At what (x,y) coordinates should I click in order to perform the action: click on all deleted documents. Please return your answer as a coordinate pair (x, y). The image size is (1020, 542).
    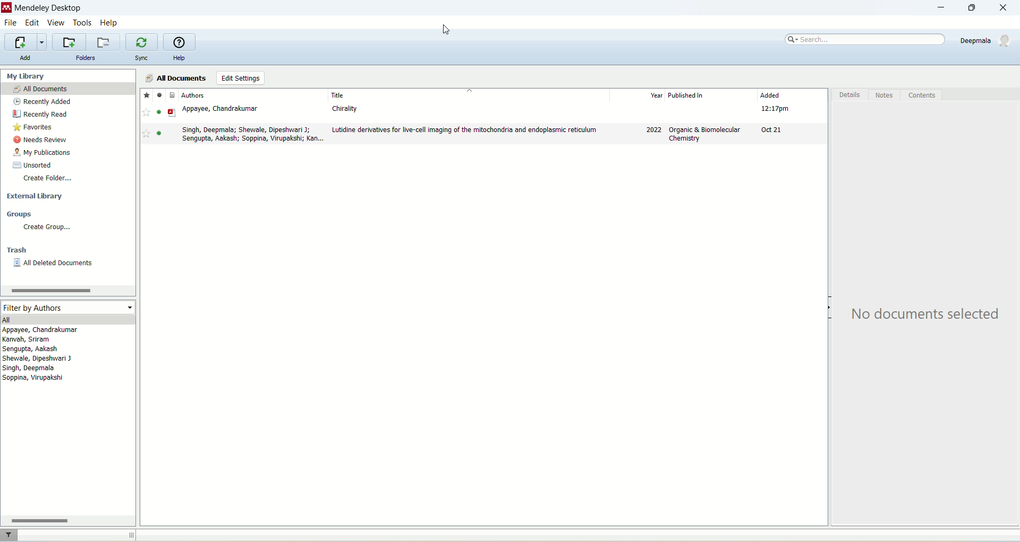
    Looking at the image, I should click on (56, 265).